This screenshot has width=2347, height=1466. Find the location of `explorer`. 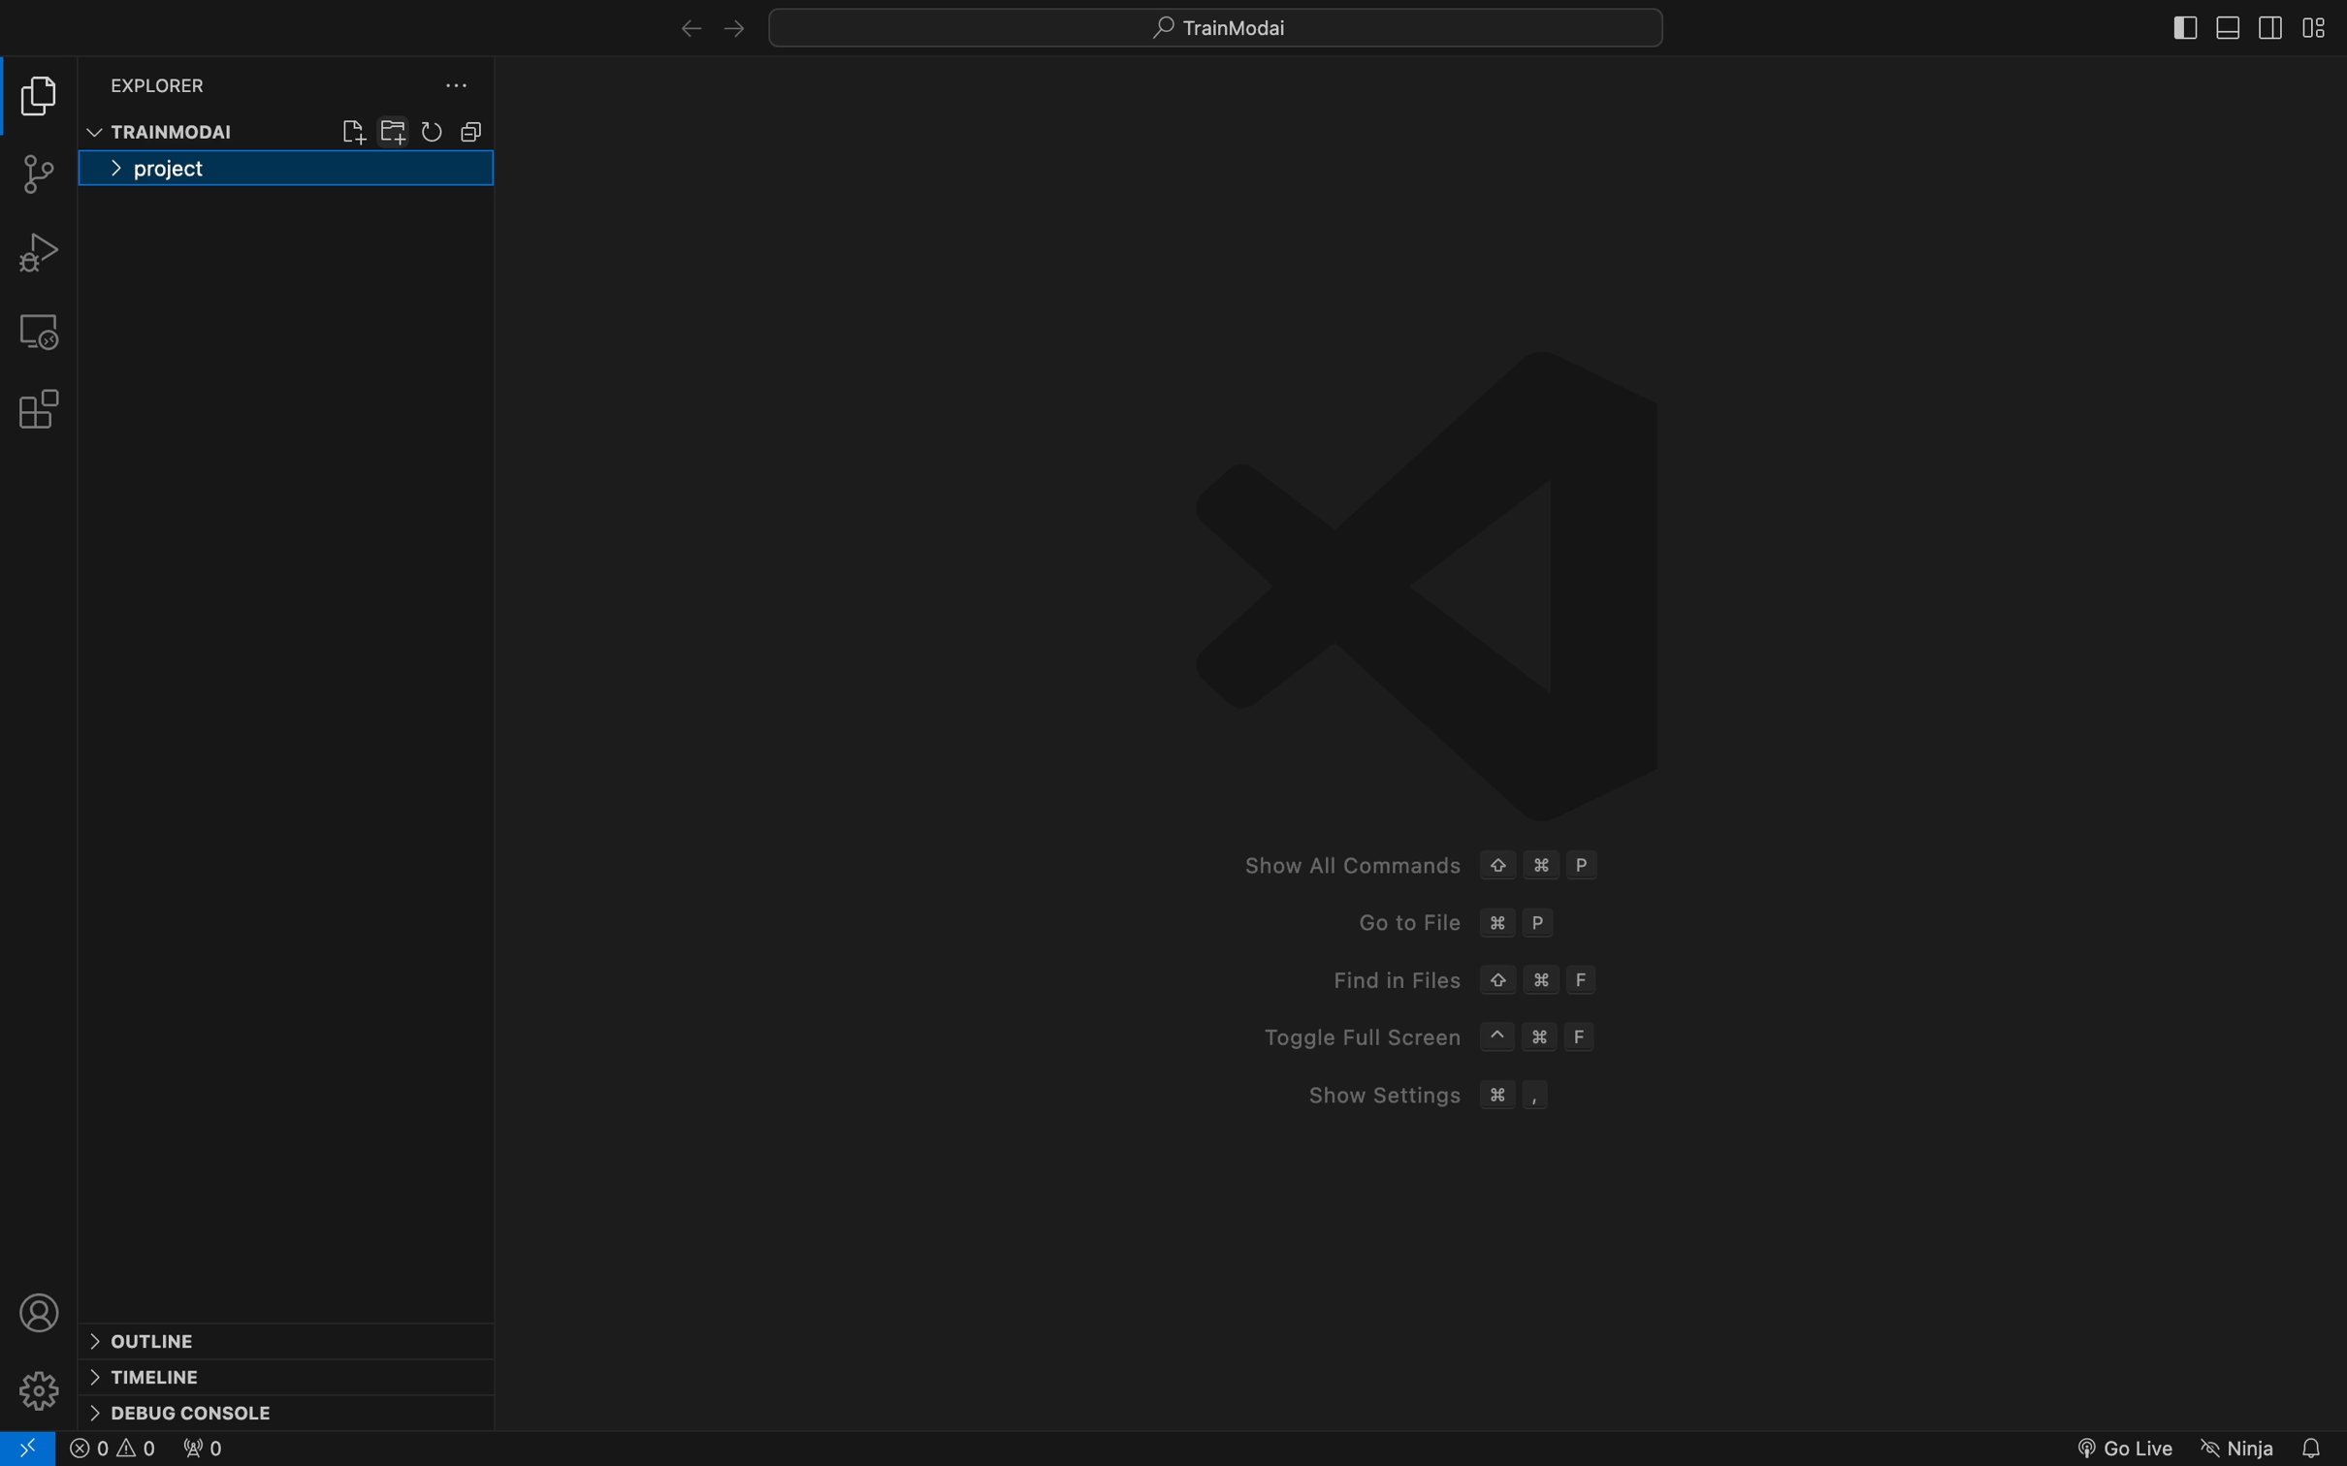

explorer is located at coordinates (163, 80).